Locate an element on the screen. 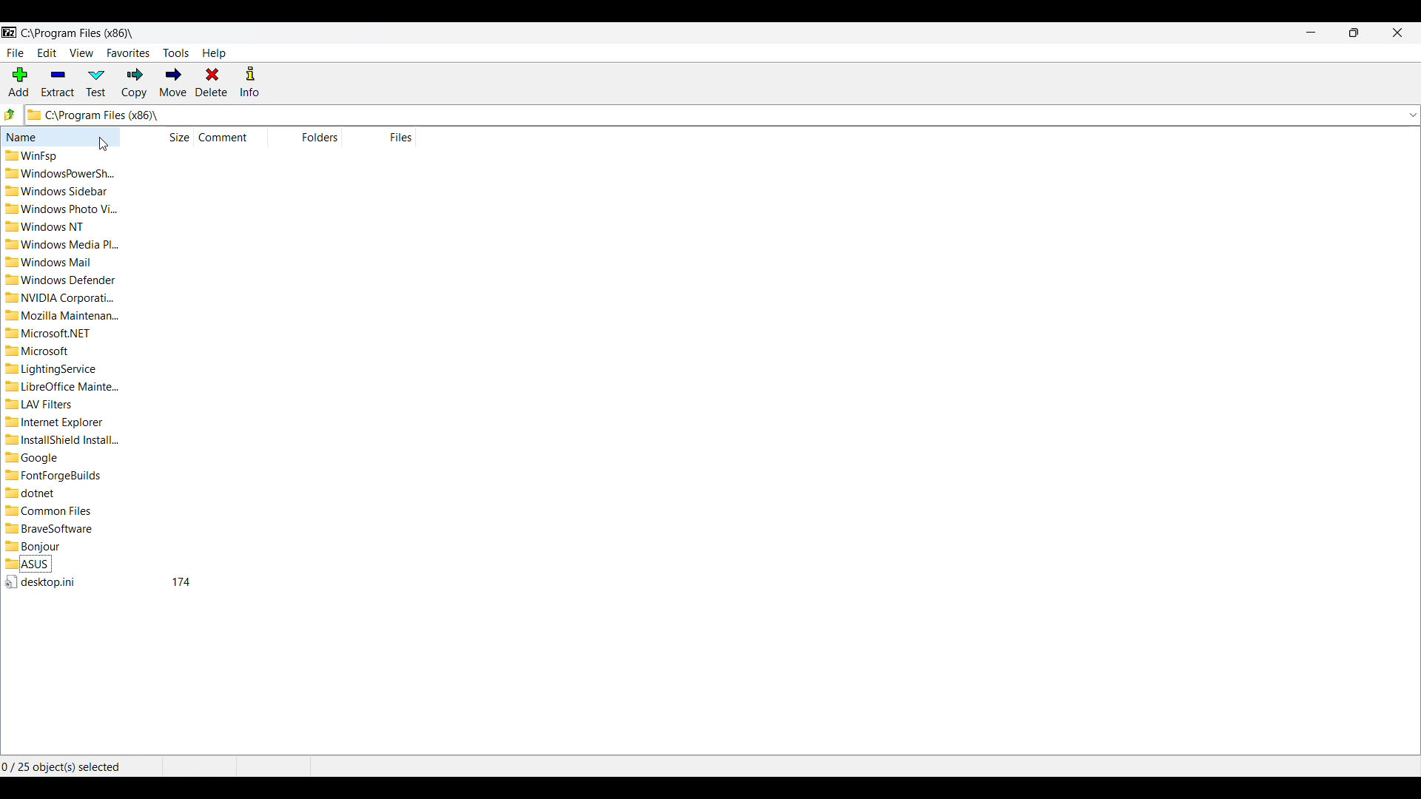  WinFsp is located at coordinates (33, 155).